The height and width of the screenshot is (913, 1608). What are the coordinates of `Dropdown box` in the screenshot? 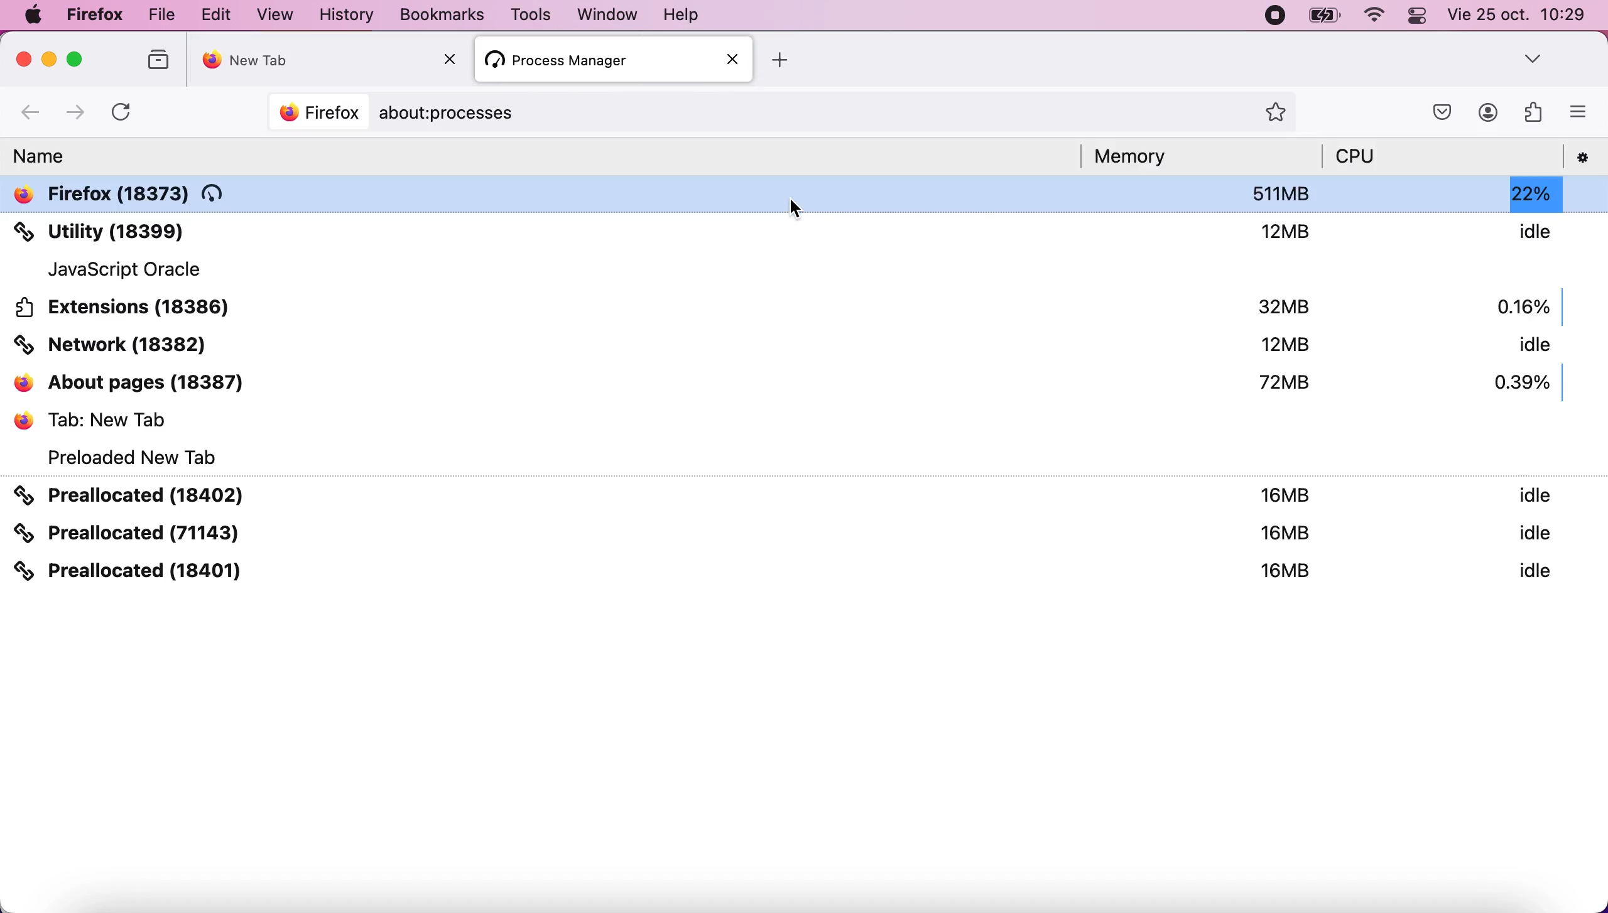 It's located at (1534, 57).